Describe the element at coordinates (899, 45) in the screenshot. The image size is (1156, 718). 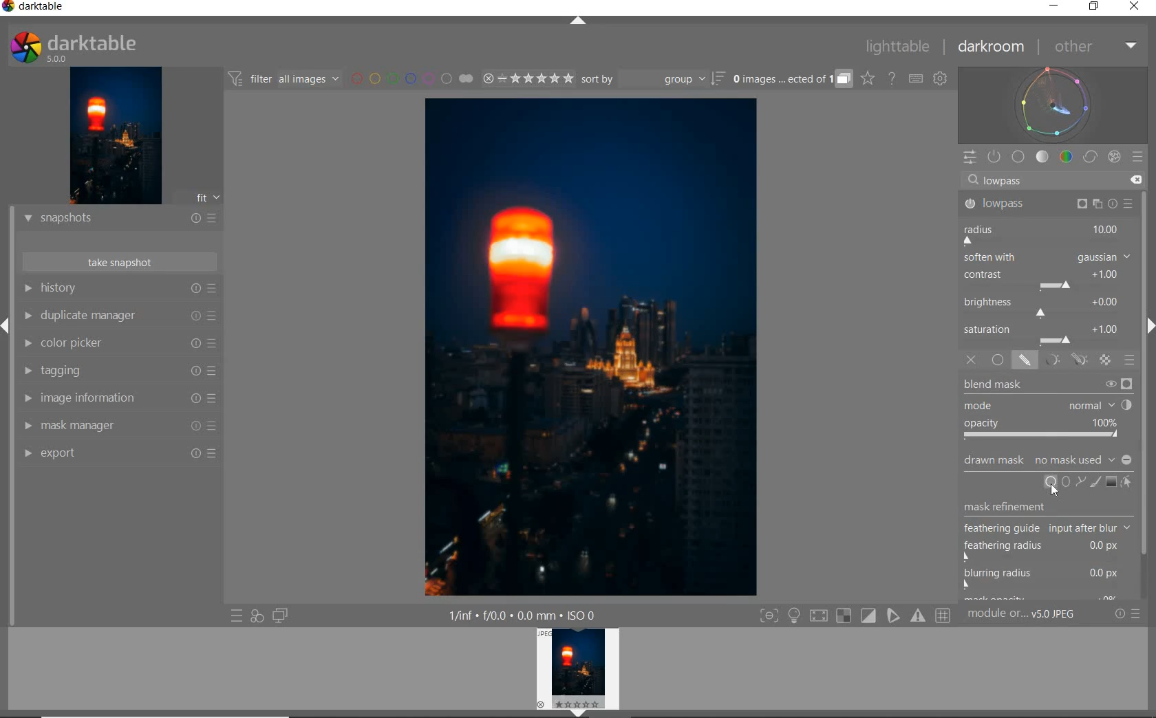
I see `LIGHTTABLE` at that location.